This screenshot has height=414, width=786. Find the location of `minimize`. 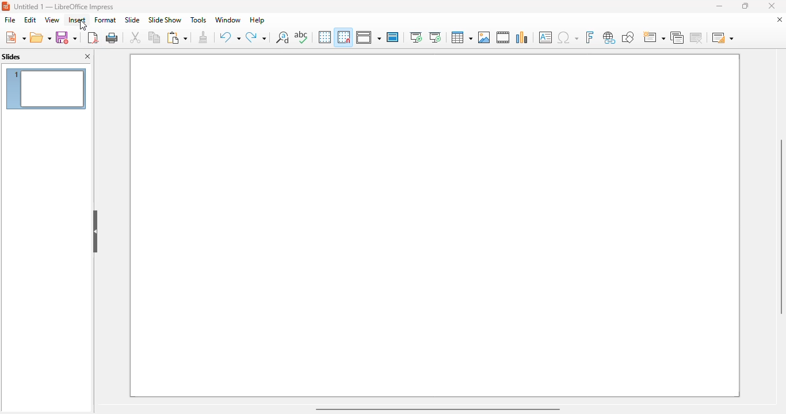

minimize is located at coordinates (719, 6).